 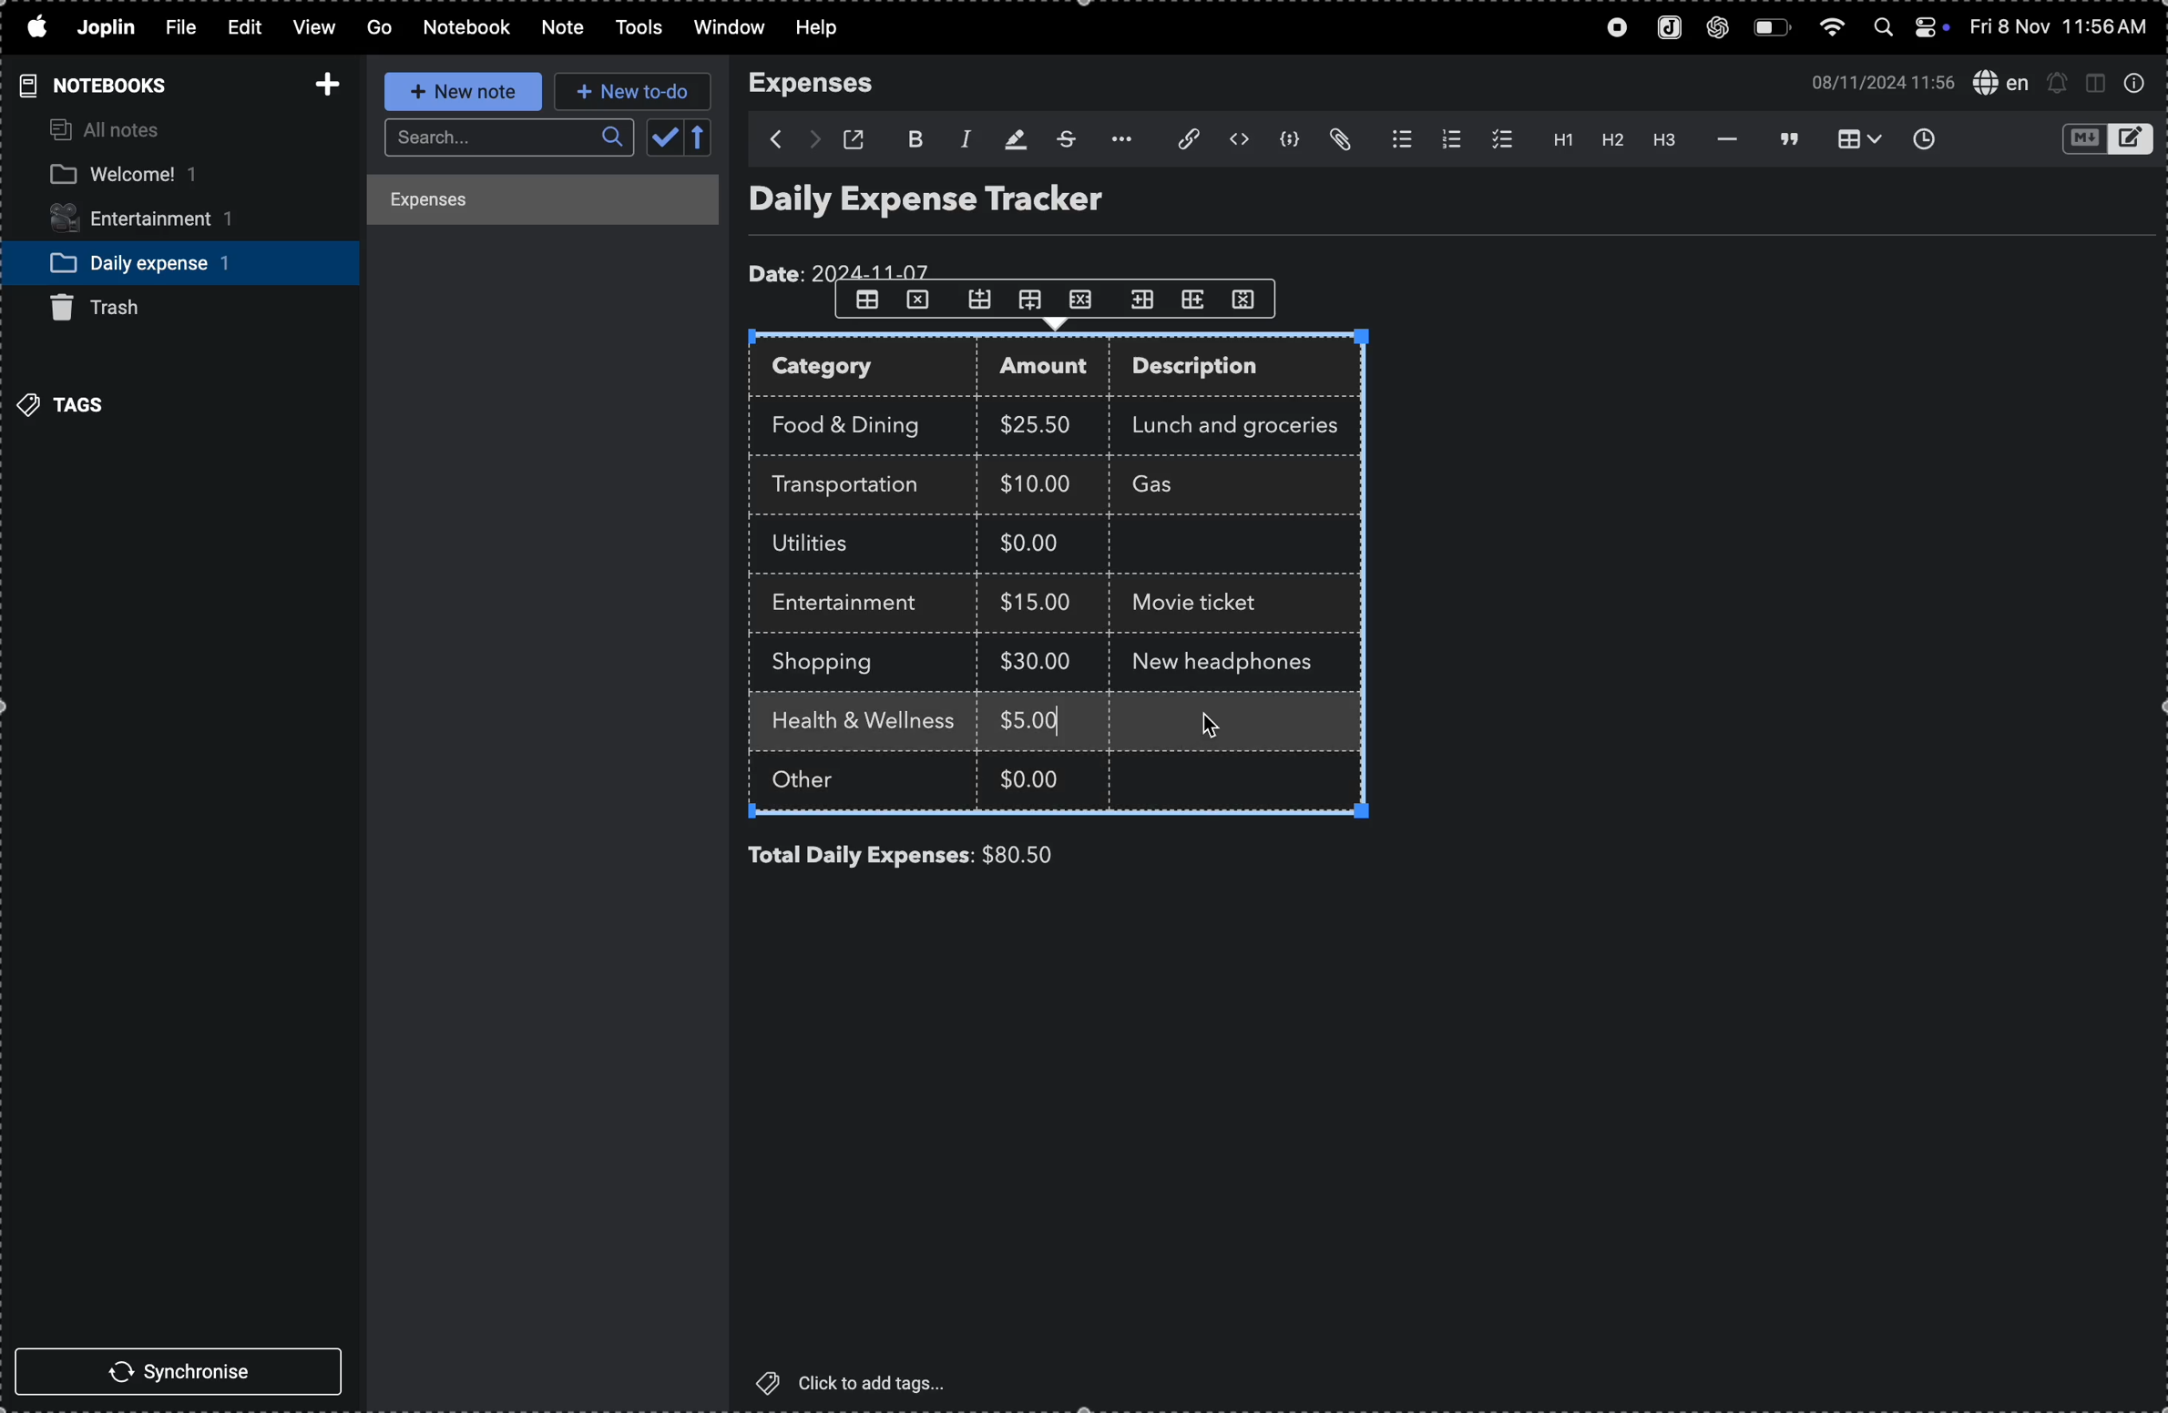 What do you see at coordinates (310, 29) in the screenshot?
I see `view` at bounding box center [310, 29].